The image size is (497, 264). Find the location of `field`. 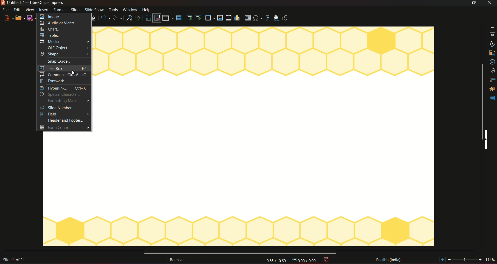

field is located at coordinates (64, 114).